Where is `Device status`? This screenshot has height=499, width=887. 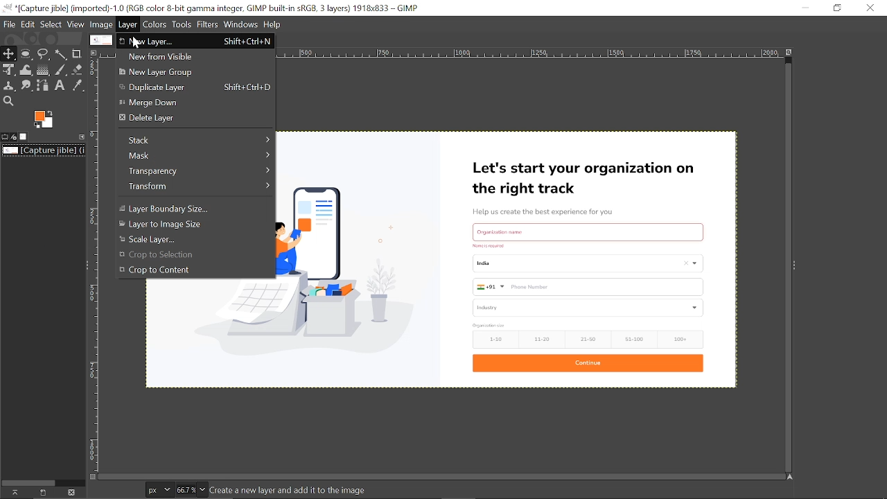
Device status is located at coordinates (14, 137).